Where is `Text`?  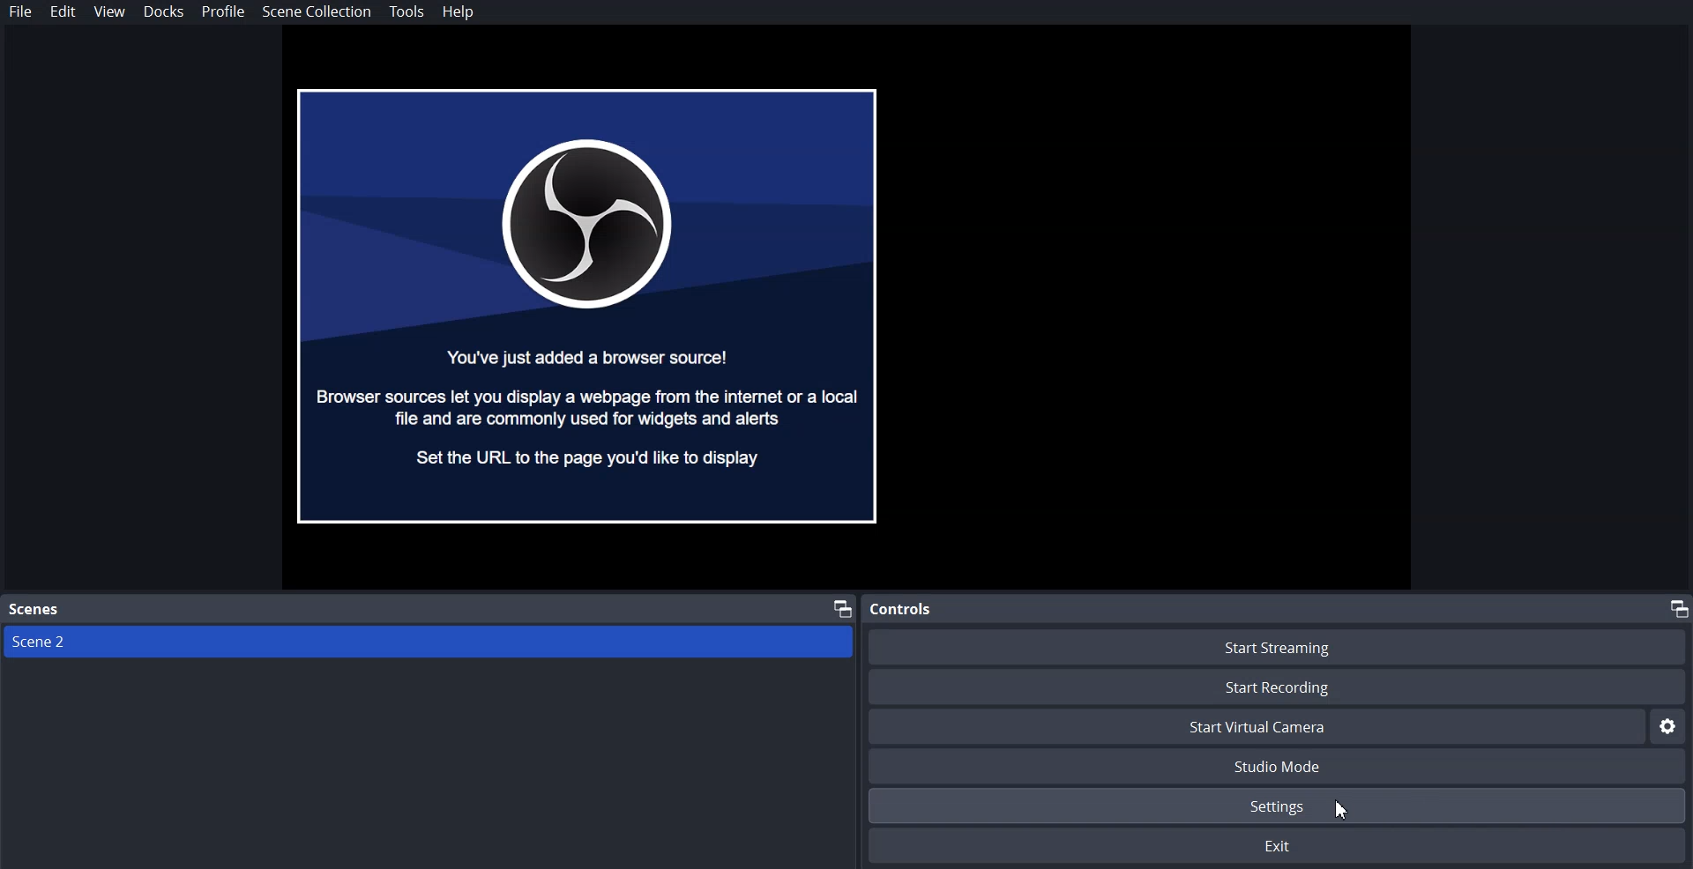
Text is located at coordinates (900, 608).